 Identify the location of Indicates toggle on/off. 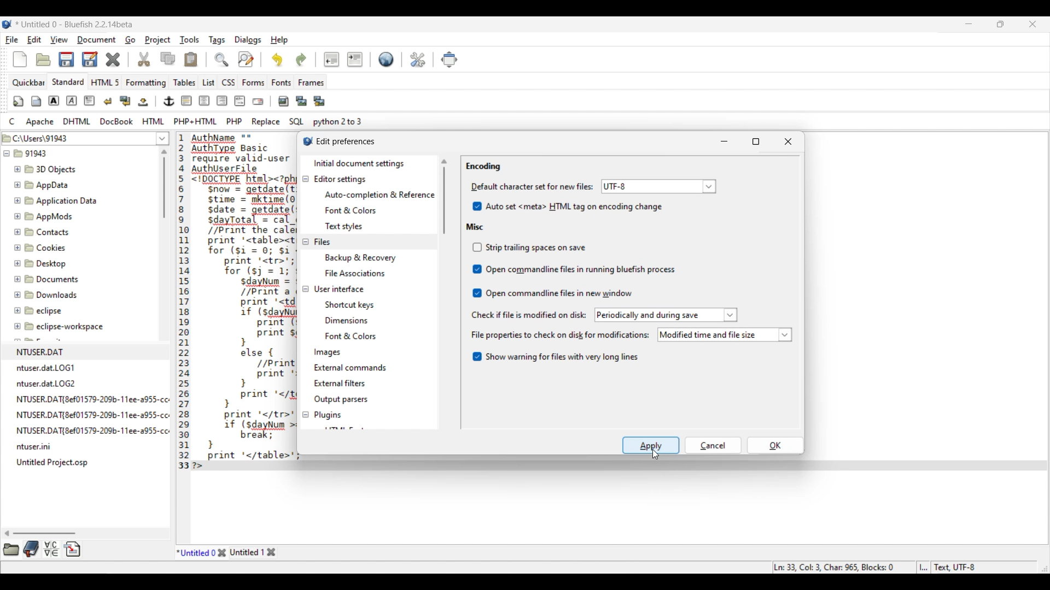
(477, 270).